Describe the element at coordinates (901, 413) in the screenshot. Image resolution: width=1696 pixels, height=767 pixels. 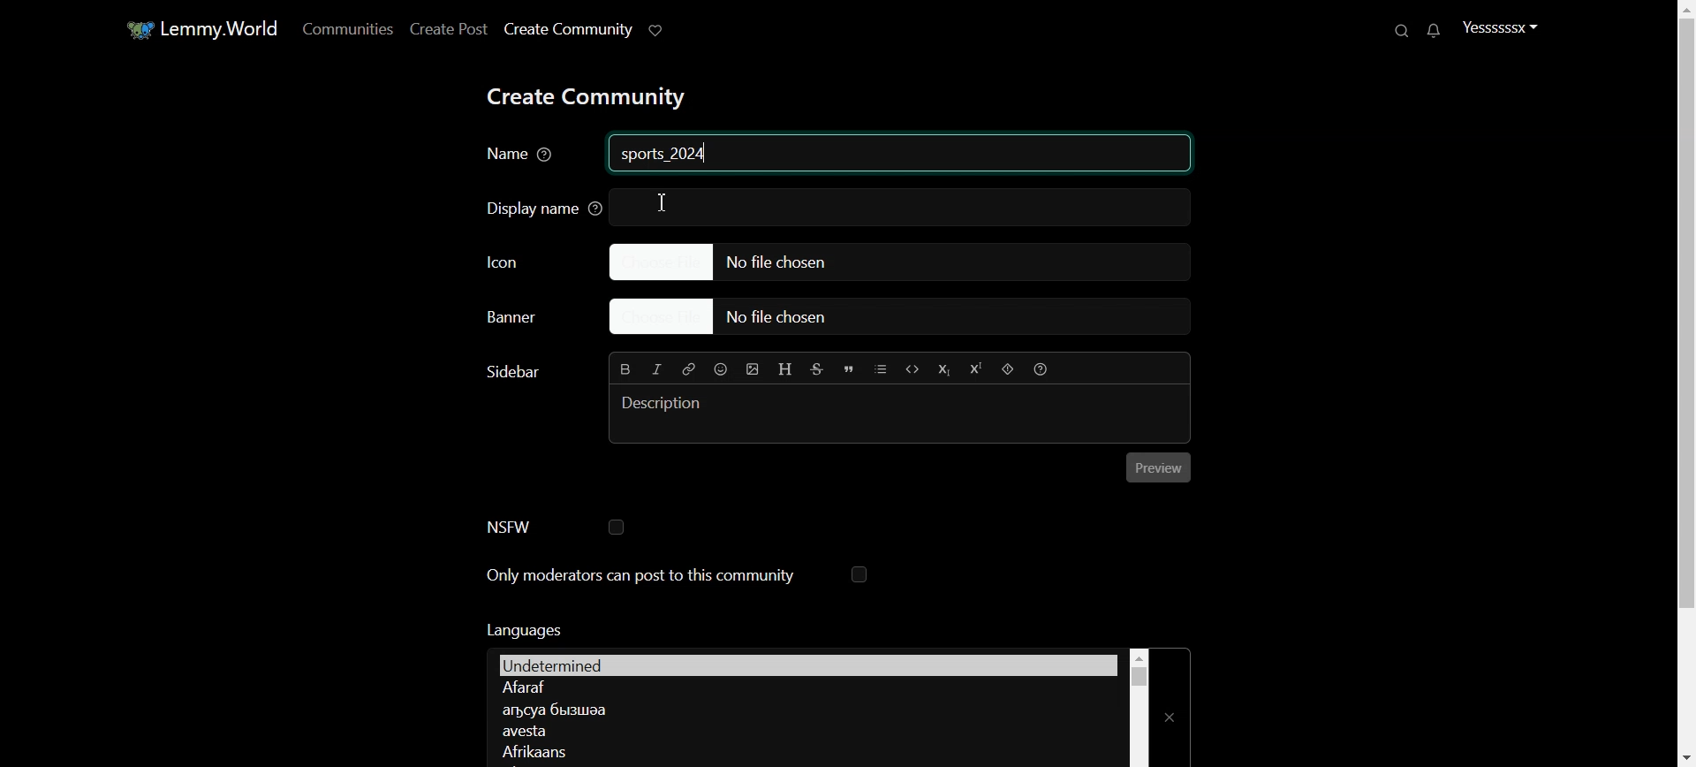
I see `Typing window` at that location.